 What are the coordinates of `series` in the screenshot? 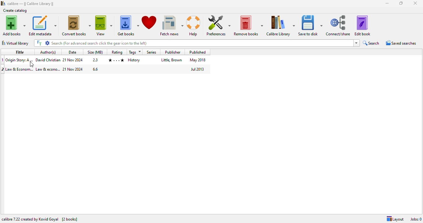 It's located at (151, 52).